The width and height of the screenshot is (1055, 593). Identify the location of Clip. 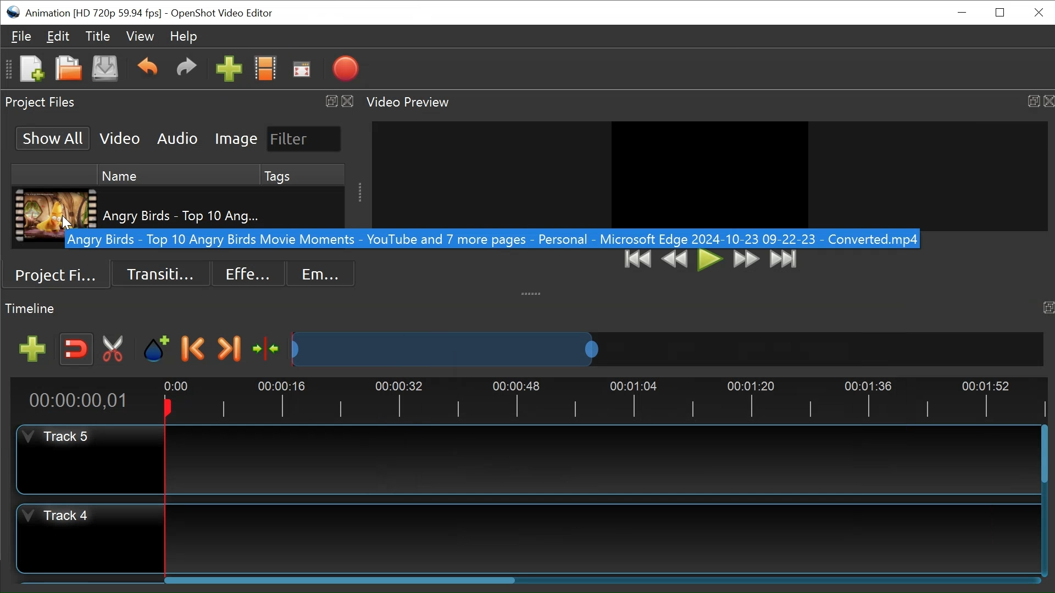
(55, 207).